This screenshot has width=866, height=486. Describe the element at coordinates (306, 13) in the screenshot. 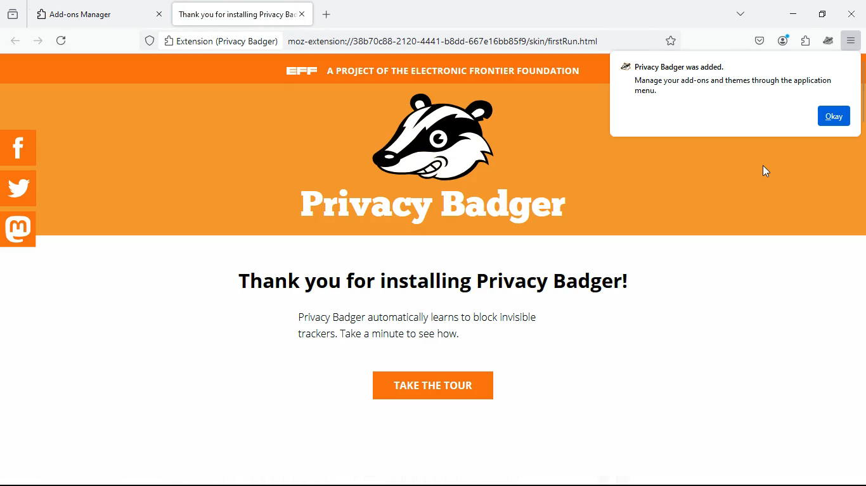

I see `Close tab` at that location.